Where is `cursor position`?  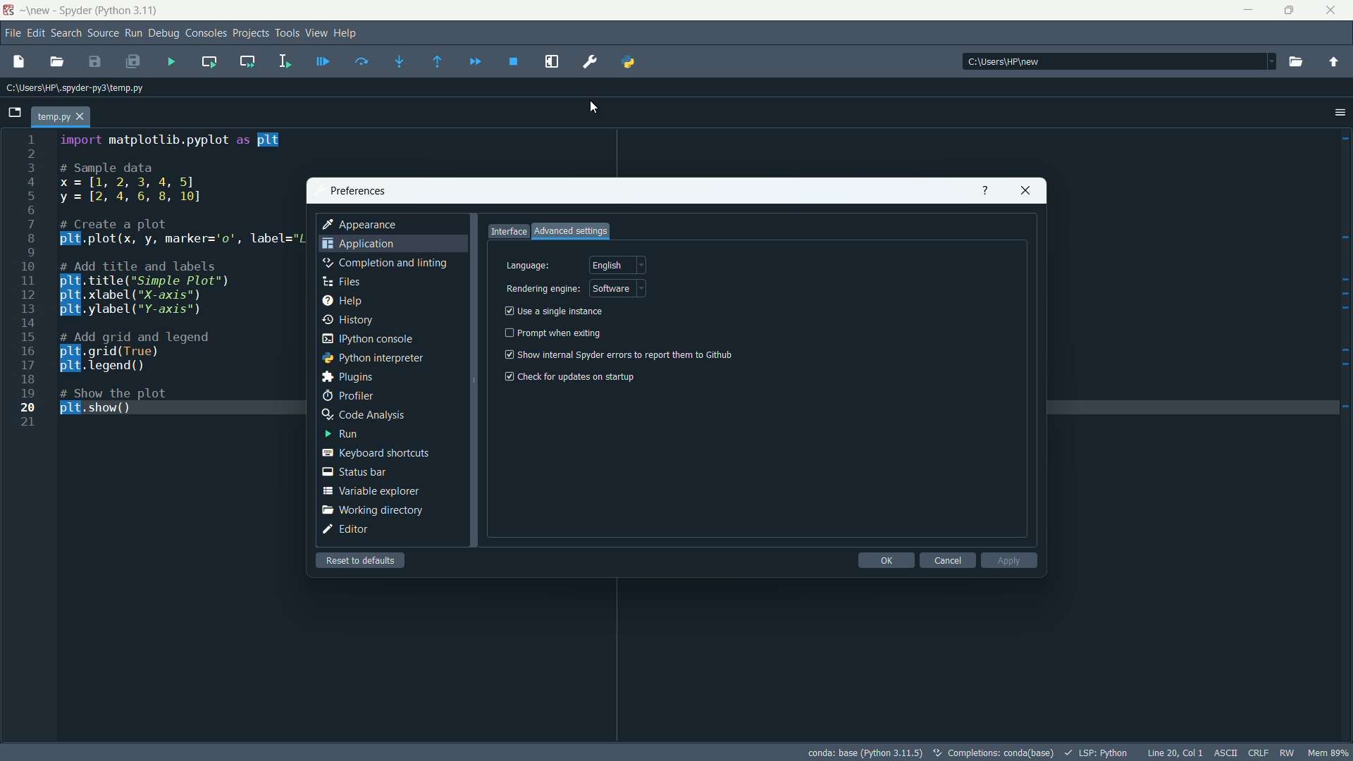 cursor position is located at coordinates (1175, 753).